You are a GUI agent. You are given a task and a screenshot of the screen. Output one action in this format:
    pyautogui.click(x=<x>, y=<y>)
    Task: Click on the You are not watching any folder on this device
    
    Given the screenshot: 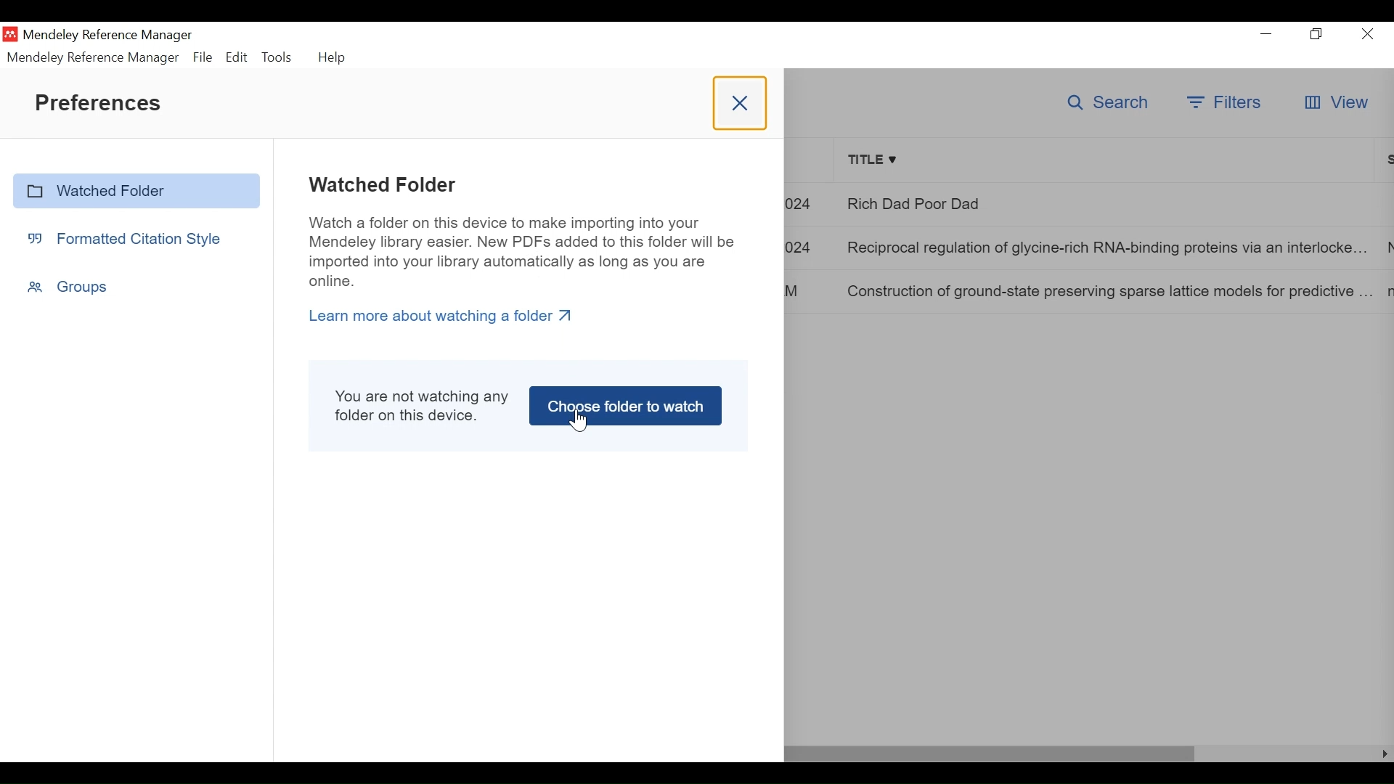 What is the action you would take?
    pyautogui.click(x=422, y=404)
    